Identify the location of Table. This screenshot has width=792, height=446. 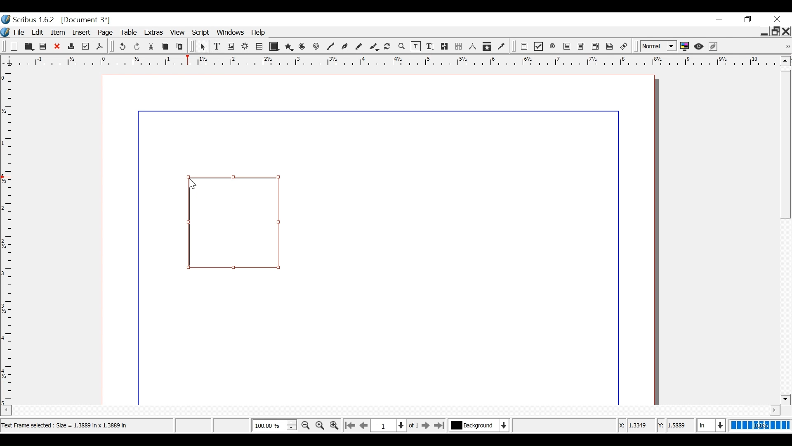
(260, 47).